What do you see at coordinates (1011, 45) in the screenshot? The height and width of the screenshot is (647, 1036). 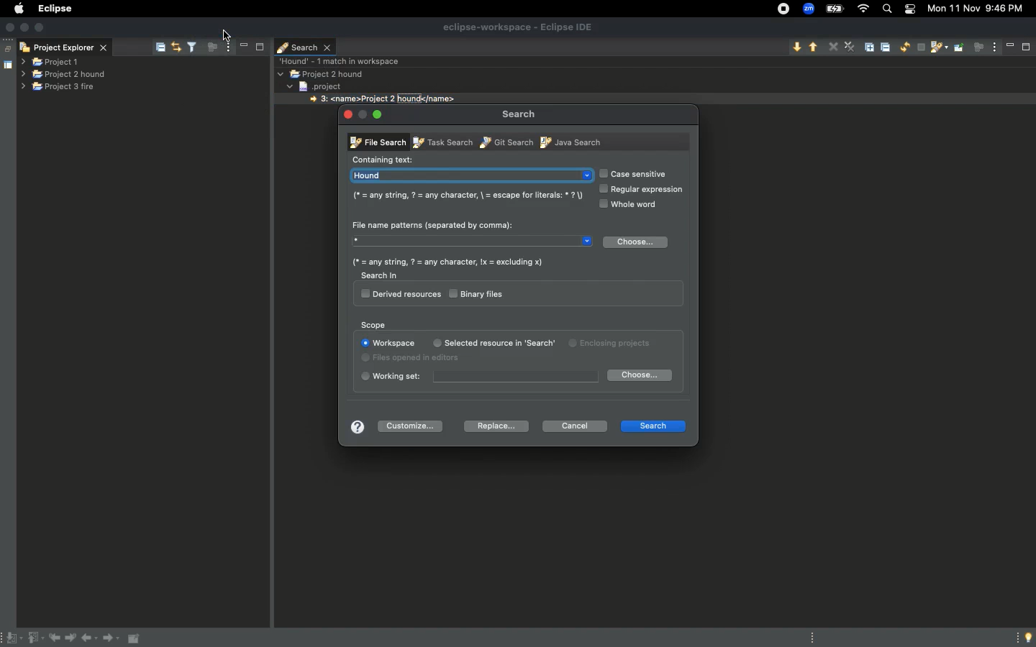 I see `minimise` at bounding box center [1011, 45].